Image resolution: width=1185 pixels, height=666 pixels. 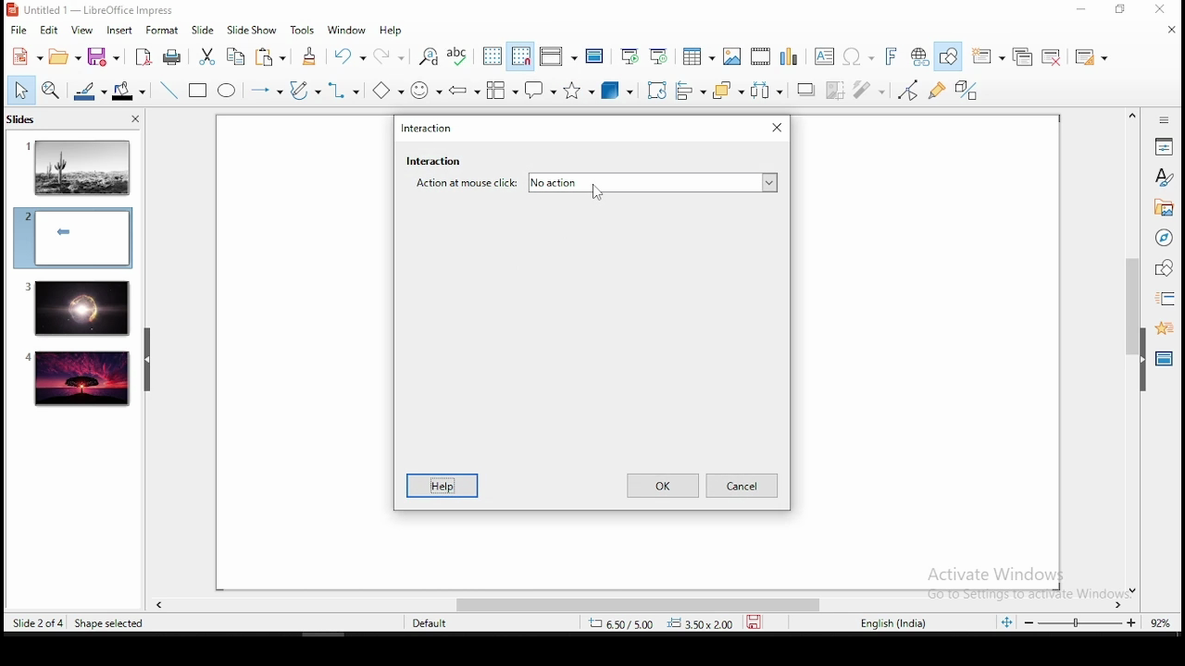 What do you see at coordinates (1162, 119) in the screenshot?
I see `` at bounding box center [1162, 119].